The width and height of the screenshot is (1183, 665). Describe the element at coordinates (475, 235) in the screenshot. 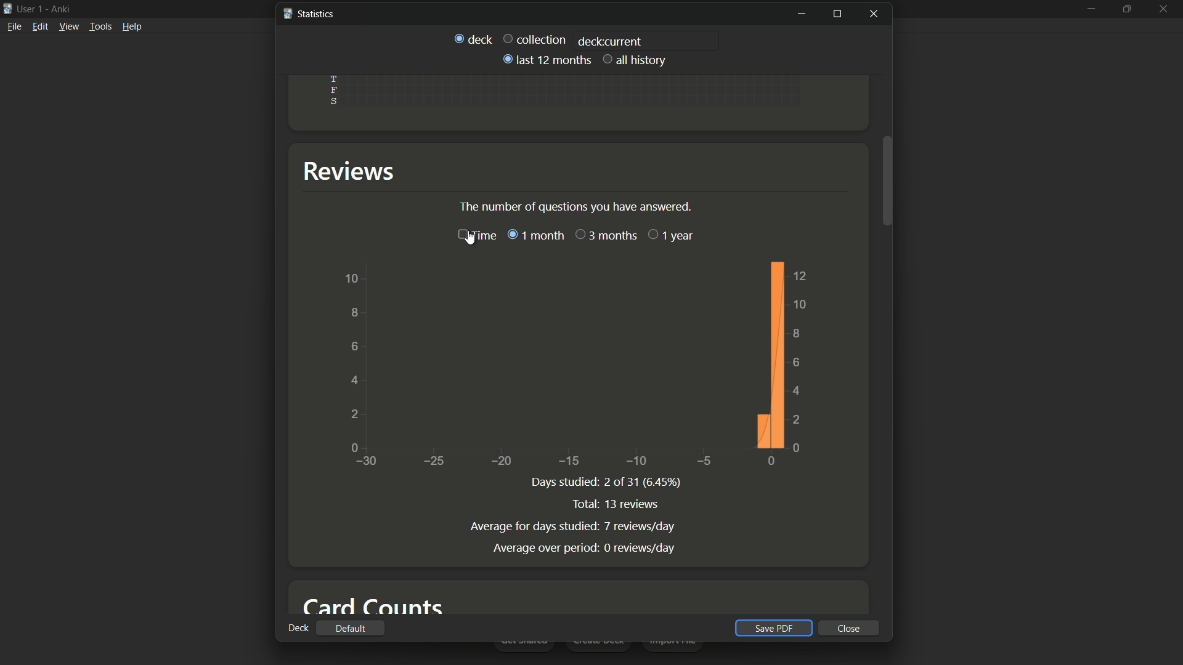

I see `time` at that location.